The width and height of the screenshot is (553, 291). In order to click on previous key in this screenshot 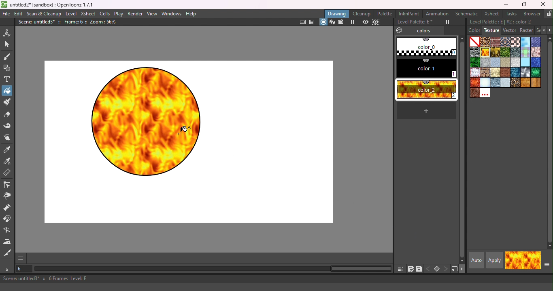, I will do `click(428, 268)`.